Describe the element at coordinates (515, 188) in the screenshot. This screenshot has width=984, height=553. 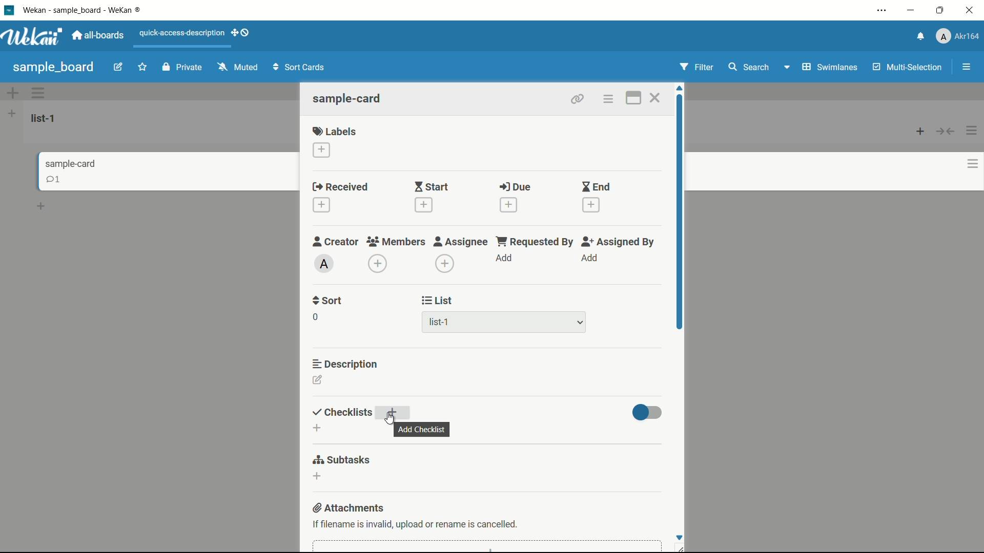
I see `due` at that location.